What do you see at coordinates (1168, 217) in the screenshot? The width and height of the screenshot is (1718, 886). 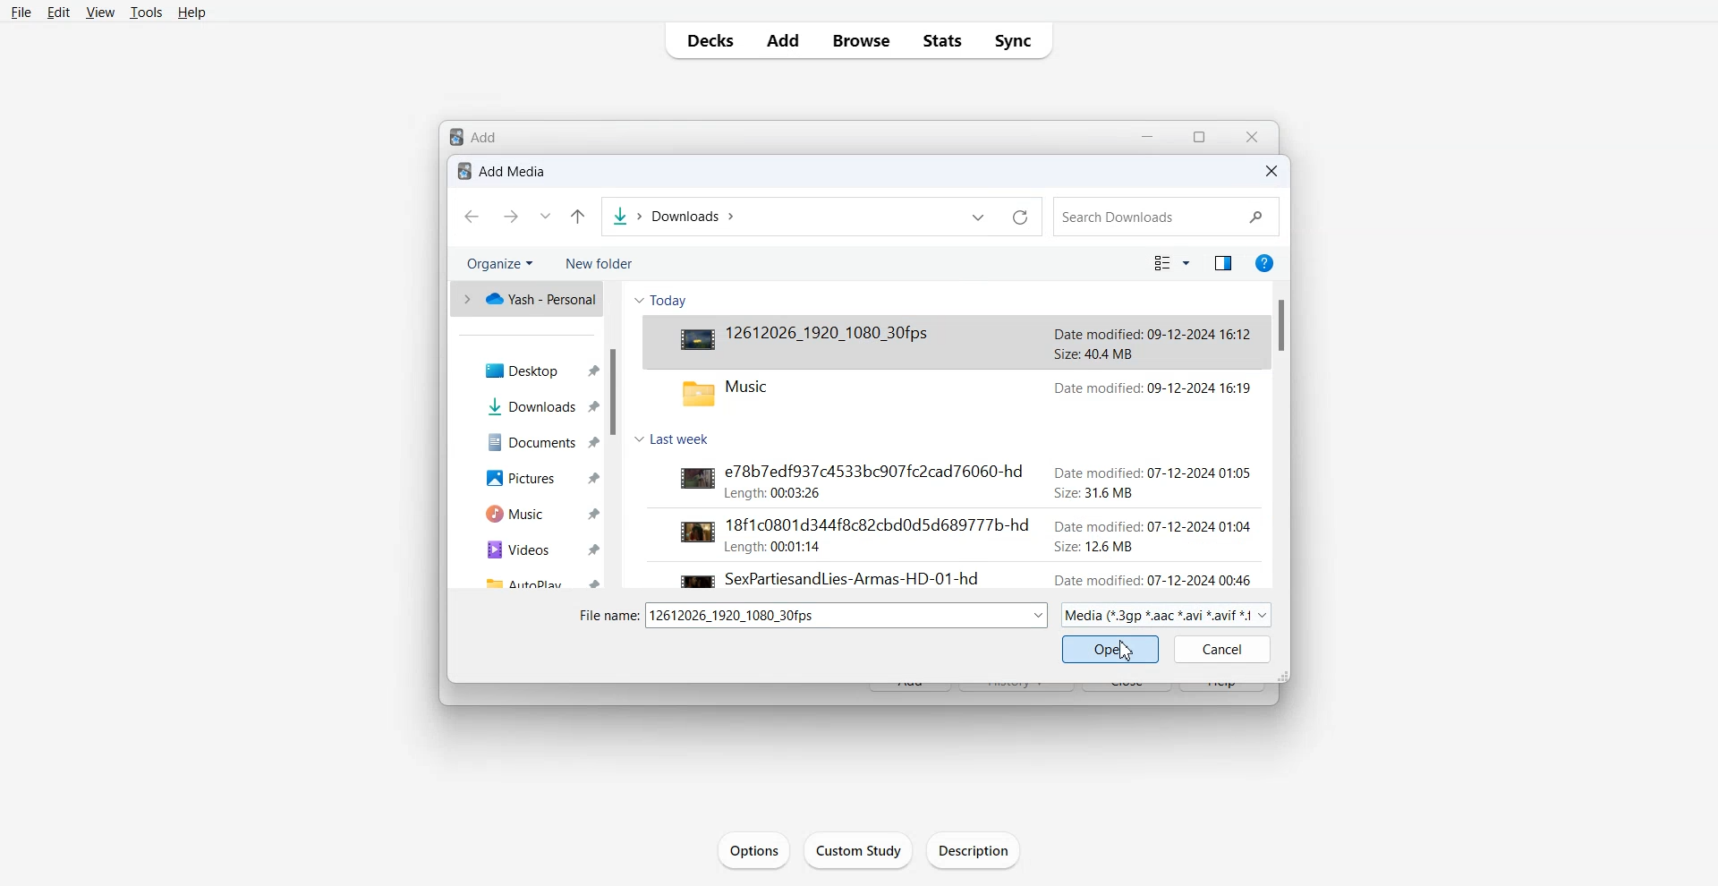 I see `Search Bar` at bounding box center [1168, 217].